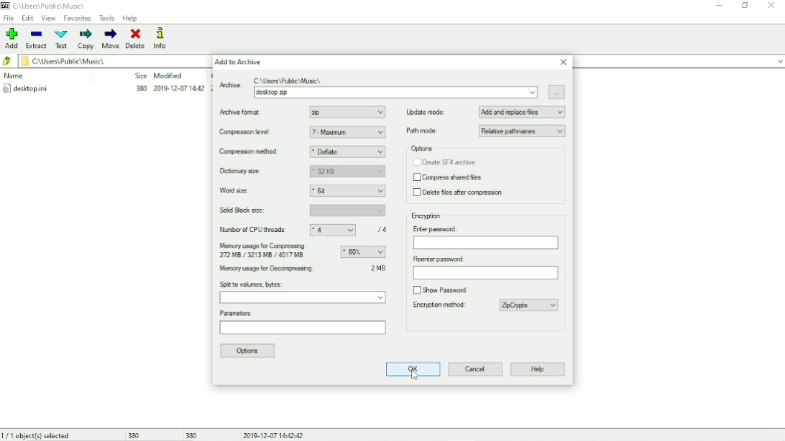 This screenshot has height=441, width=785. I want to click on Cursor, so click(416, 376).